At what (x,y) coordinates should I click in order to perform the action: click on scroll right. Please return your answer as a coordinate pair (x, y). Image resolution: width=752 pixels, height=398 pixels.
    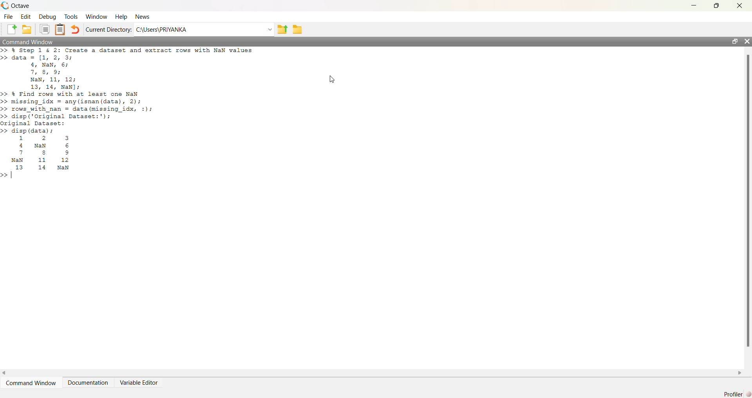
    Looking at the image, I should click on (740, 373).